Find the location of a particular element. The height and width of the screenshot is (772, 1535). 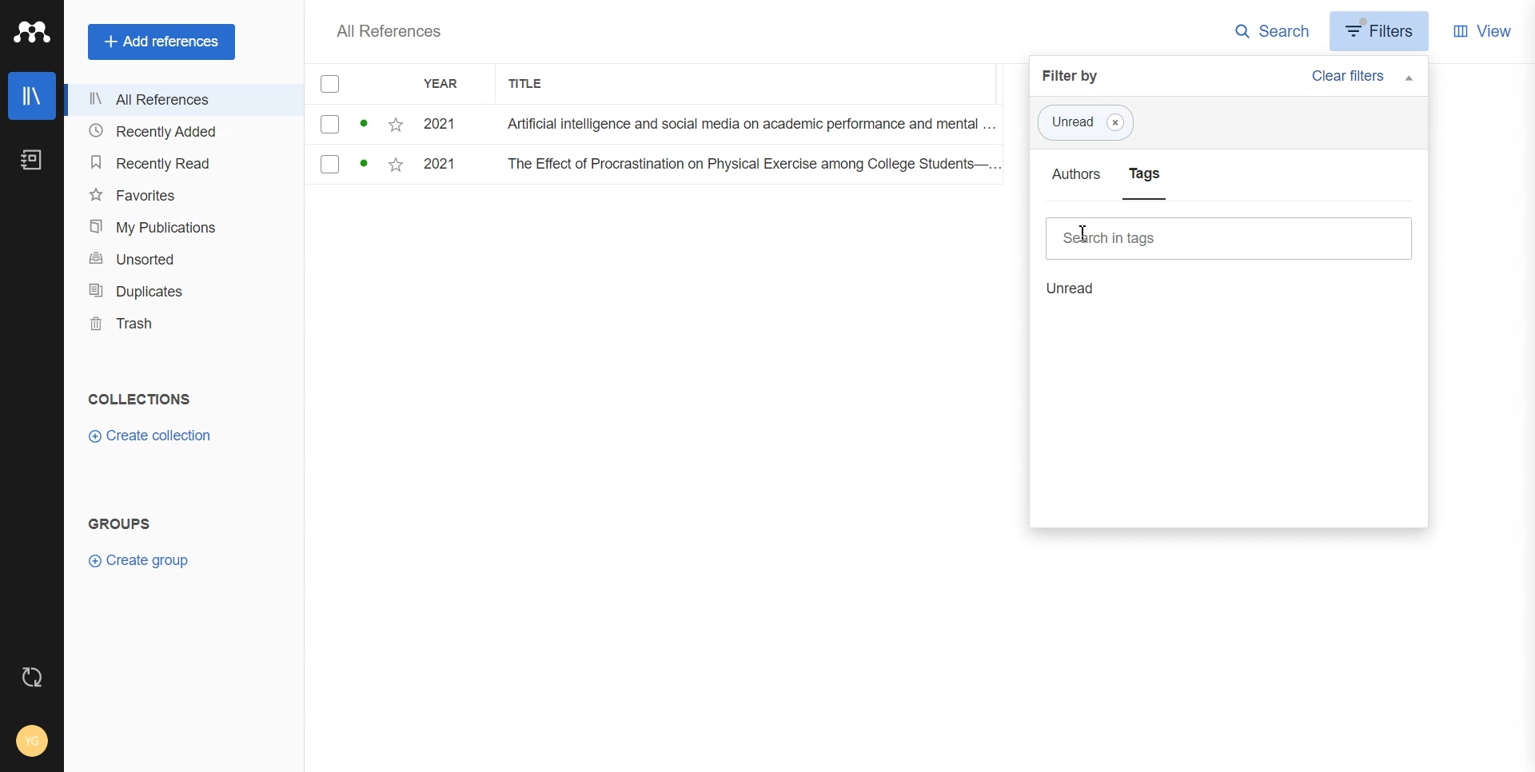

Account is located at coordinates (31, 741).